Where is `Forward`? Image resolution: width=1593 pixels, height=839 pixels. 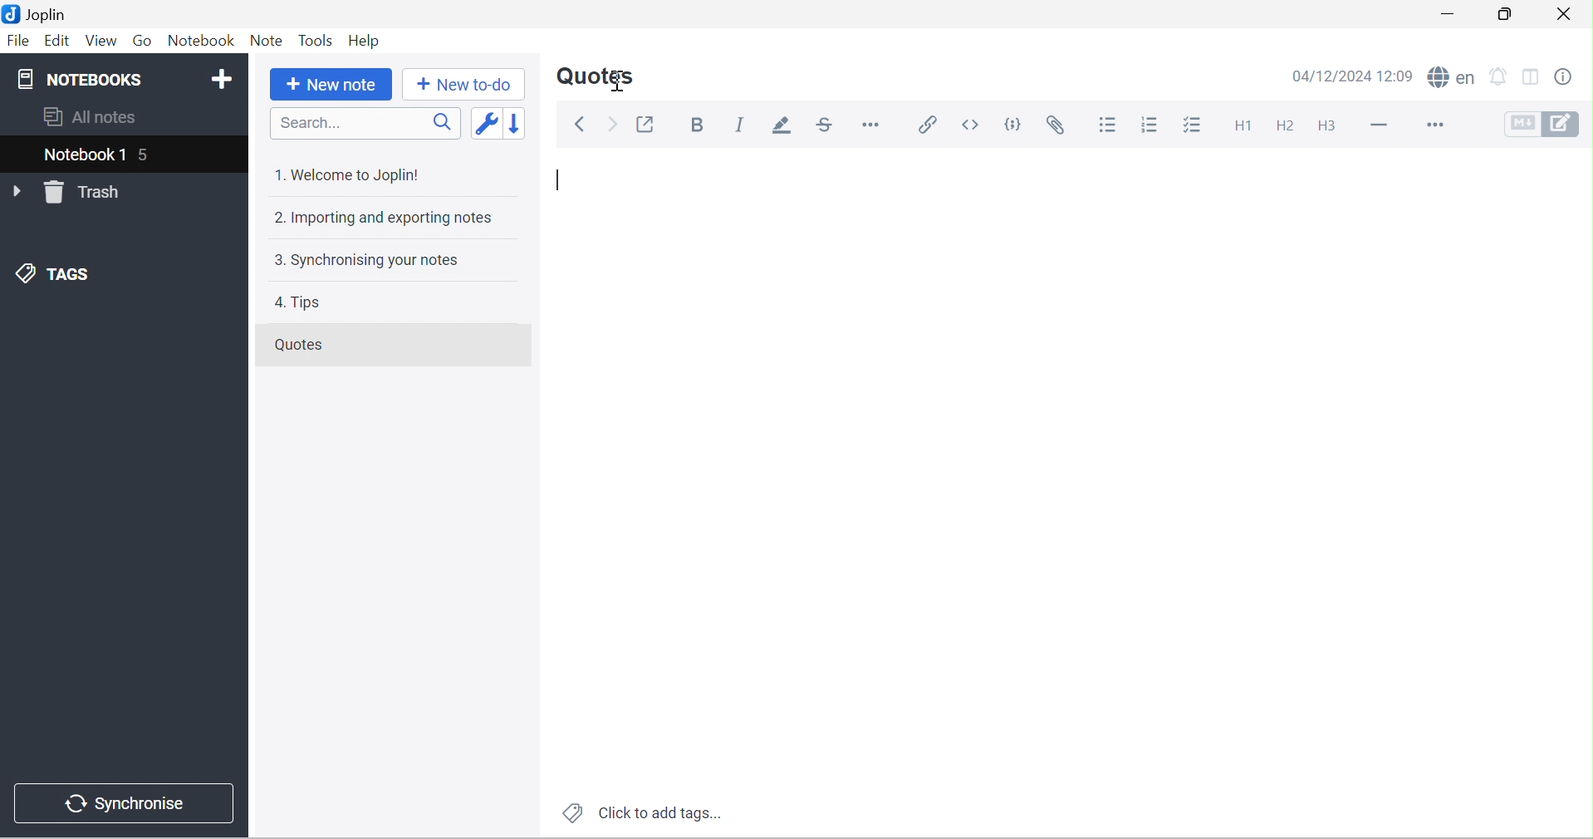 Forward is located at coordinates (612, 125).